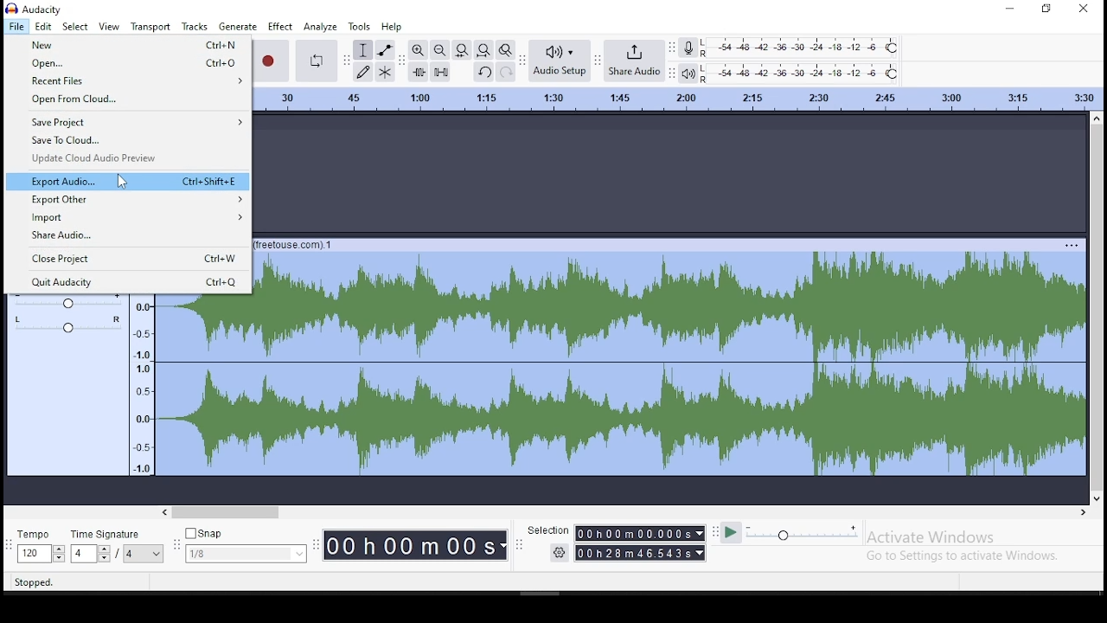  What do you see at coordinates (415, 547) in the screenshot?
I see `00h00M00s` at bounding box center [415, 547].